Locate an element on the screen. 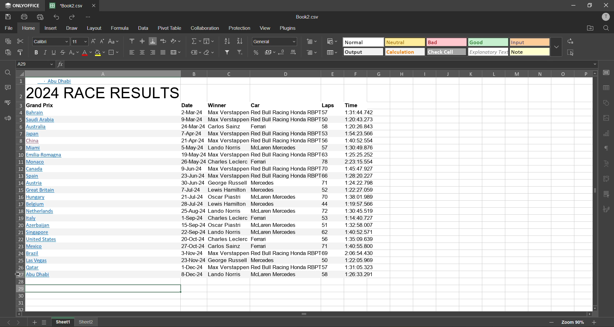 The height and width of the screenshot is (327, 614). text info is located at coordinates (204, 197).